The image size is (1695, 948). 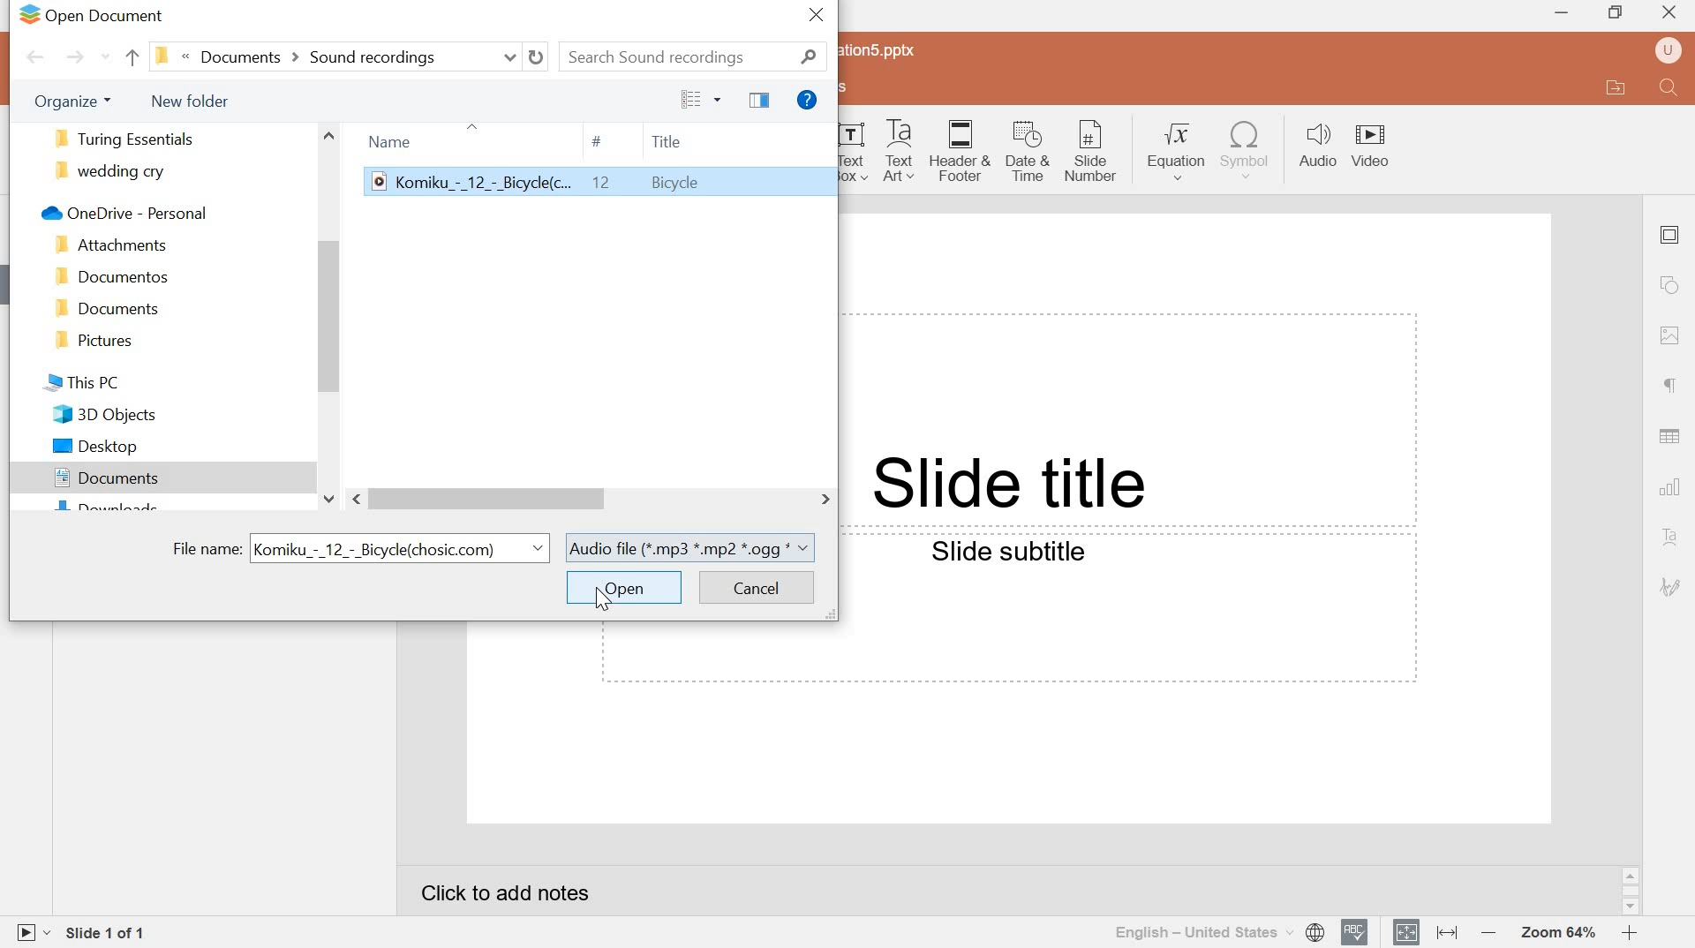 I want to click on up, so click(x=474, y=130).